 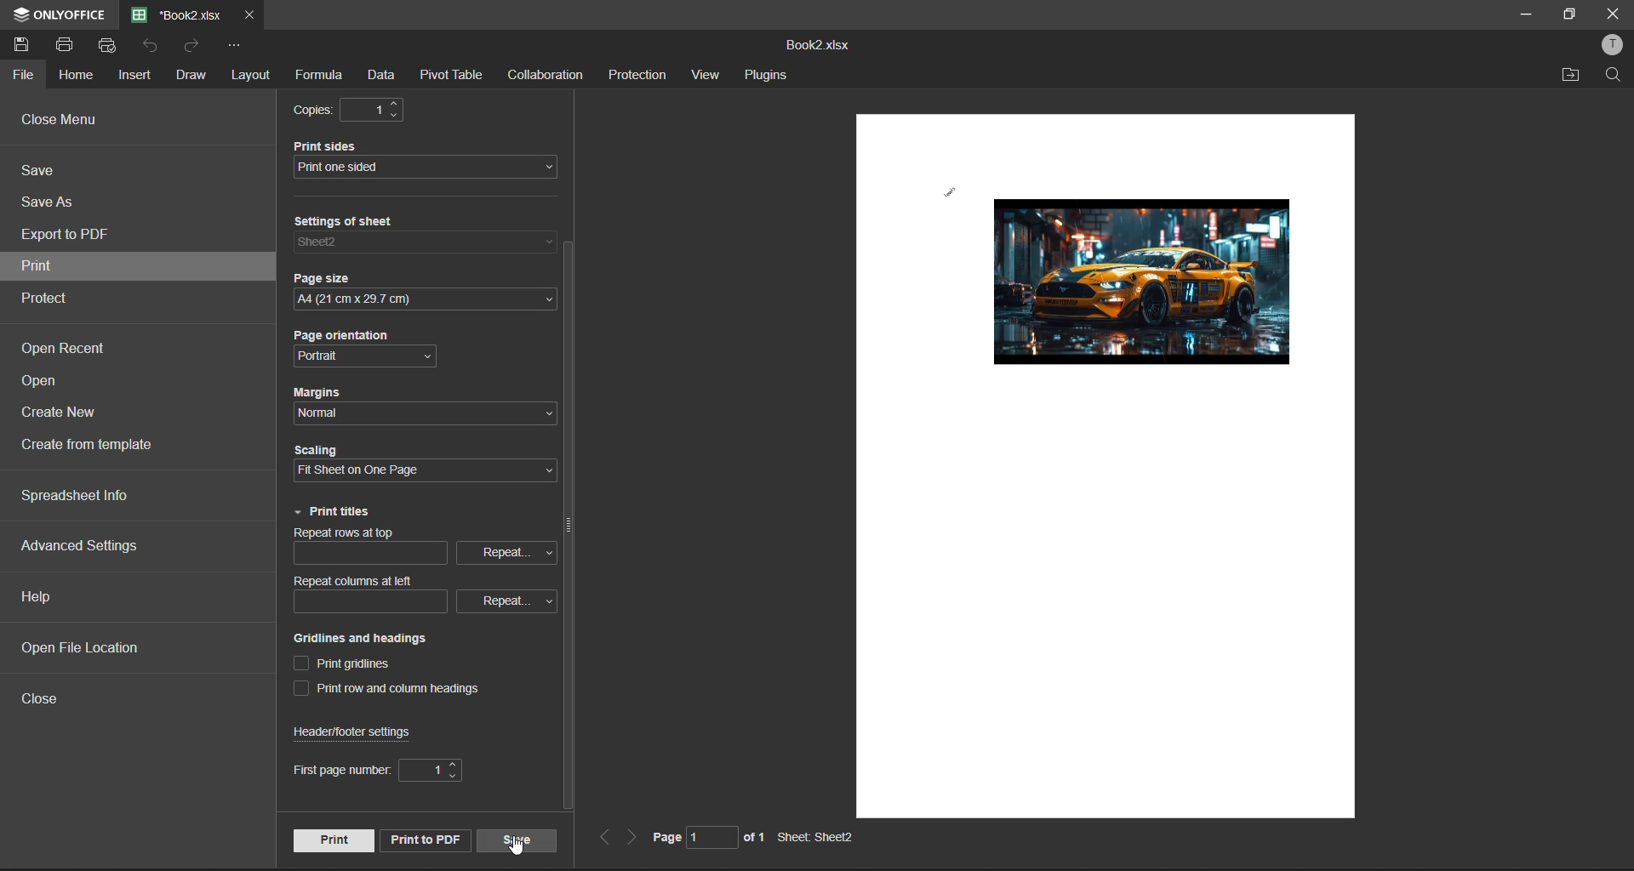 What do you see at coordinates (428, 770) in the screenshot?
I see `1` at bounding box center [428, 770].